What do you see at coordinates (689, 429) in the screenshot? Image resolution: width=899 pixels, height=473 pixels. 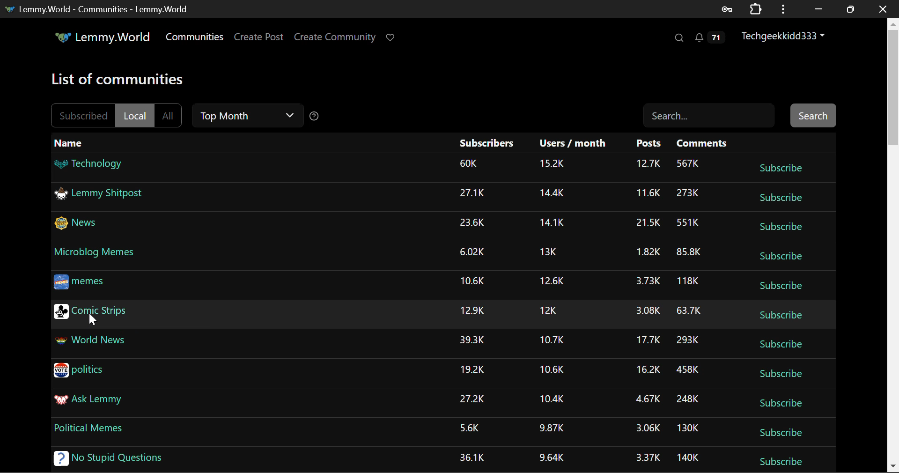 I see `130K` at bounding box center [689, 429].